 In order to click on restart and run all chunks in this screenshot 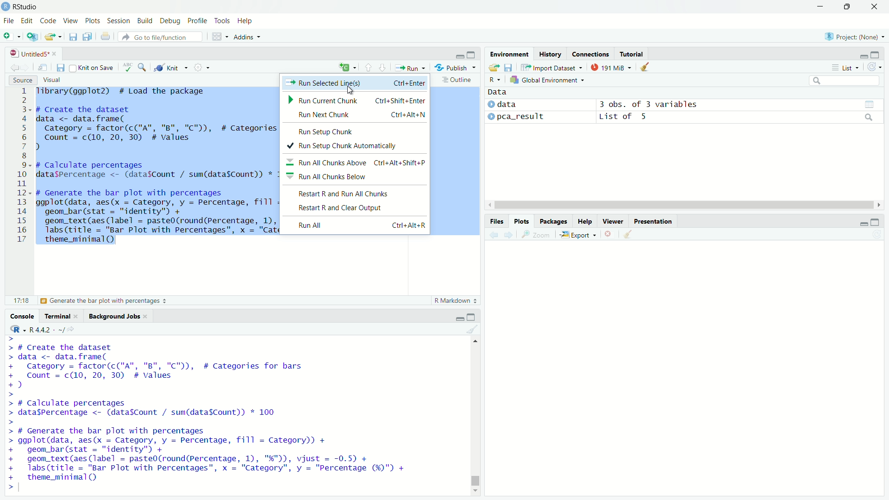, I will do `click(357, 193)`.